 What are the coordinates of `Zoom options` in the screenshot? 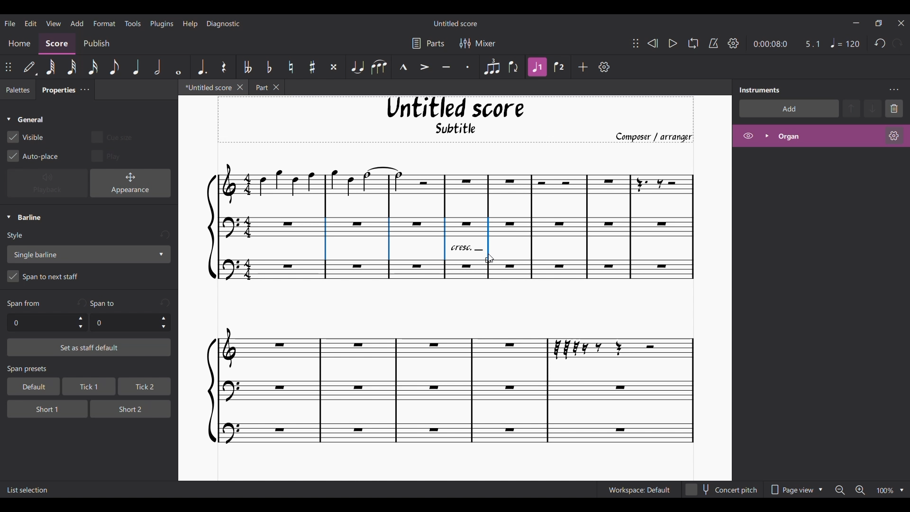 It's located at (902, 490).